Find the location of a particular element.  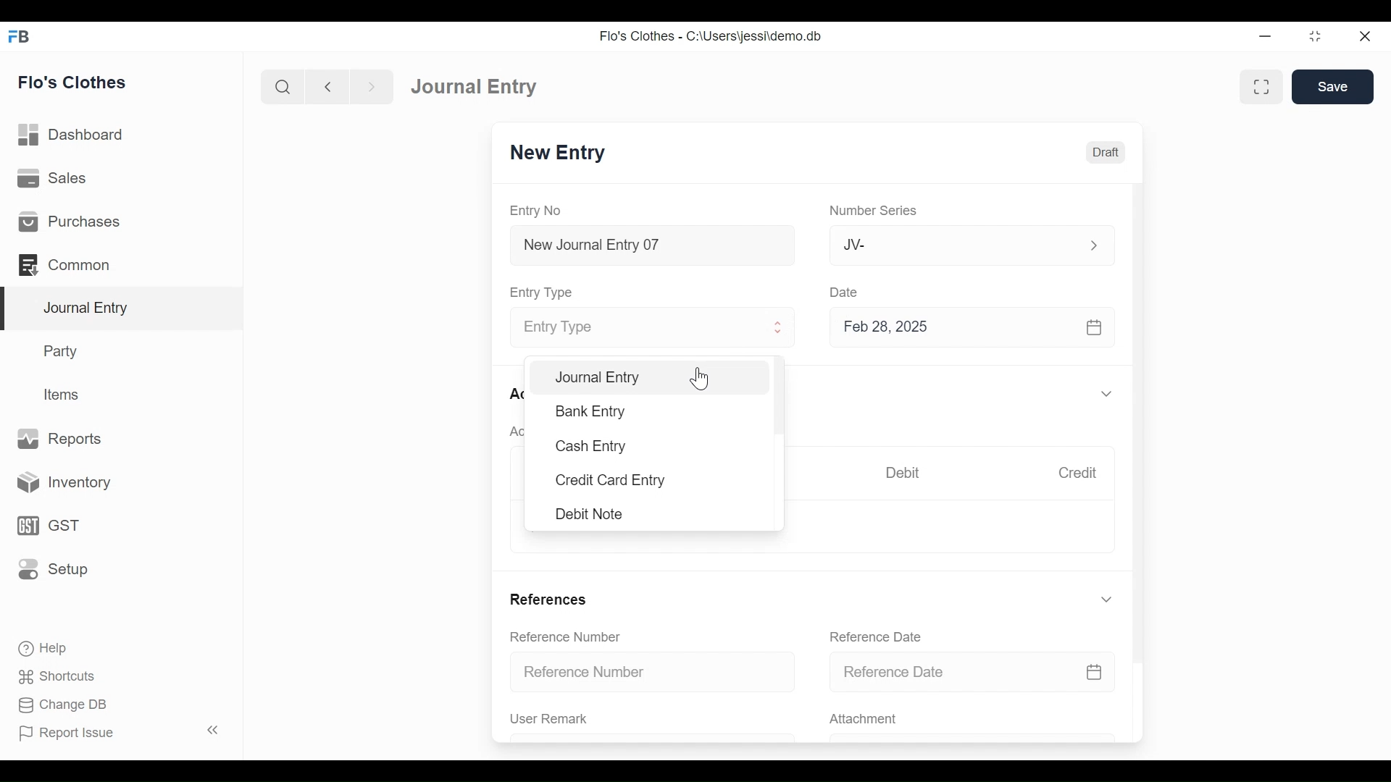

Common is located at coordinates (67, 264).